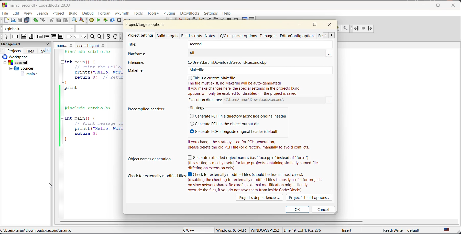  What do you see at coordinates (41, 13) in the screenshot?
I see `search` at bounding box center [41, 13].